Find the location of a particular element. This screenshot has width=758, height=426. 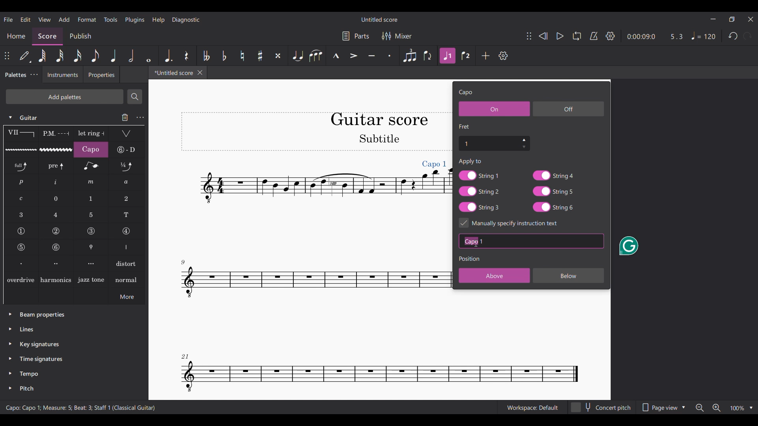

String 1 toggle is located at coordinates (479, 175).